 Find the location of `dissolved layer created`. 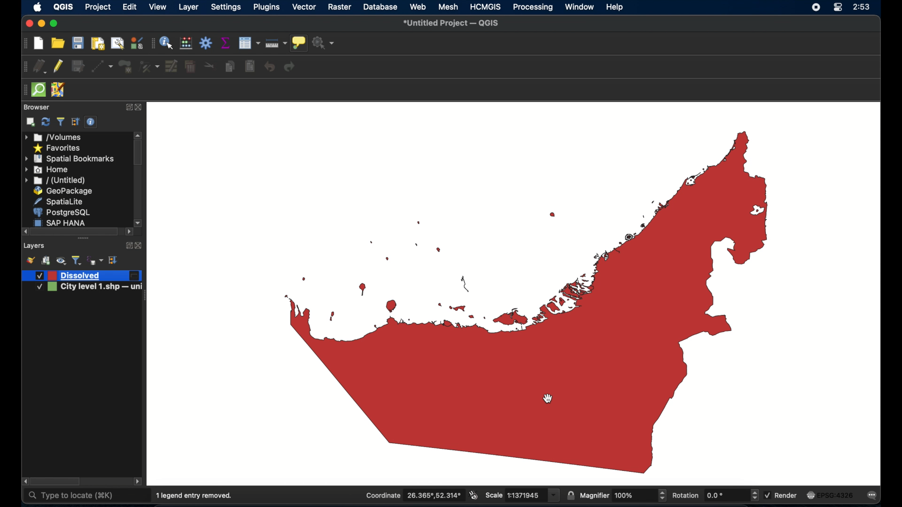

dissolved layer created is located at coordinates (86, 276).